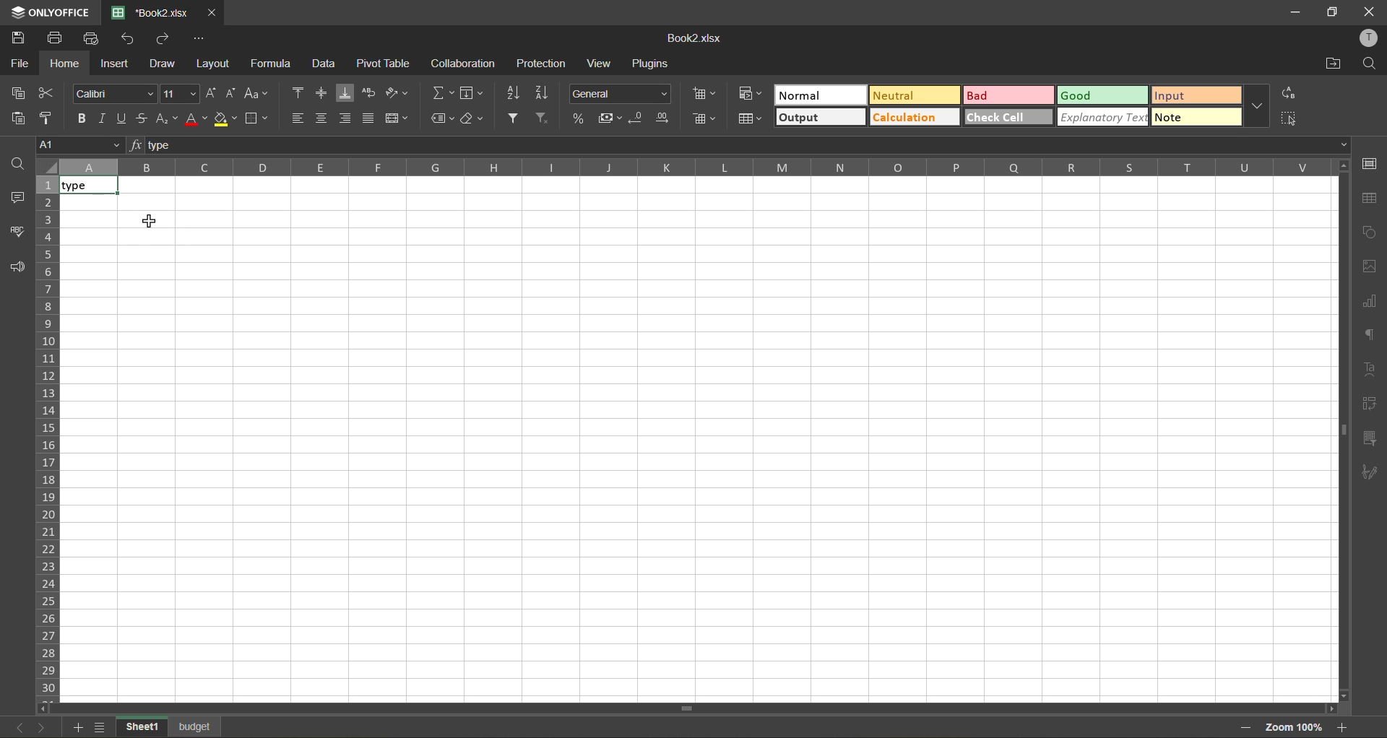  I want to click on maximize, so click(1332, 11).